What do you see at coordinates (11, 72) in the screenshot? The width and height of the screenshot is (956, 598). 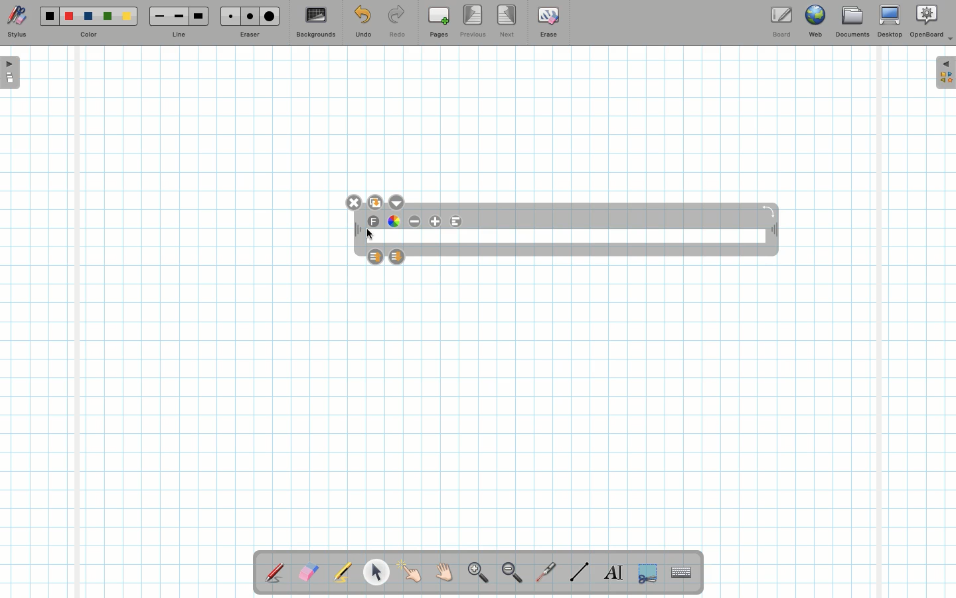 I see `Open pages` at bounding box center [11, 72].